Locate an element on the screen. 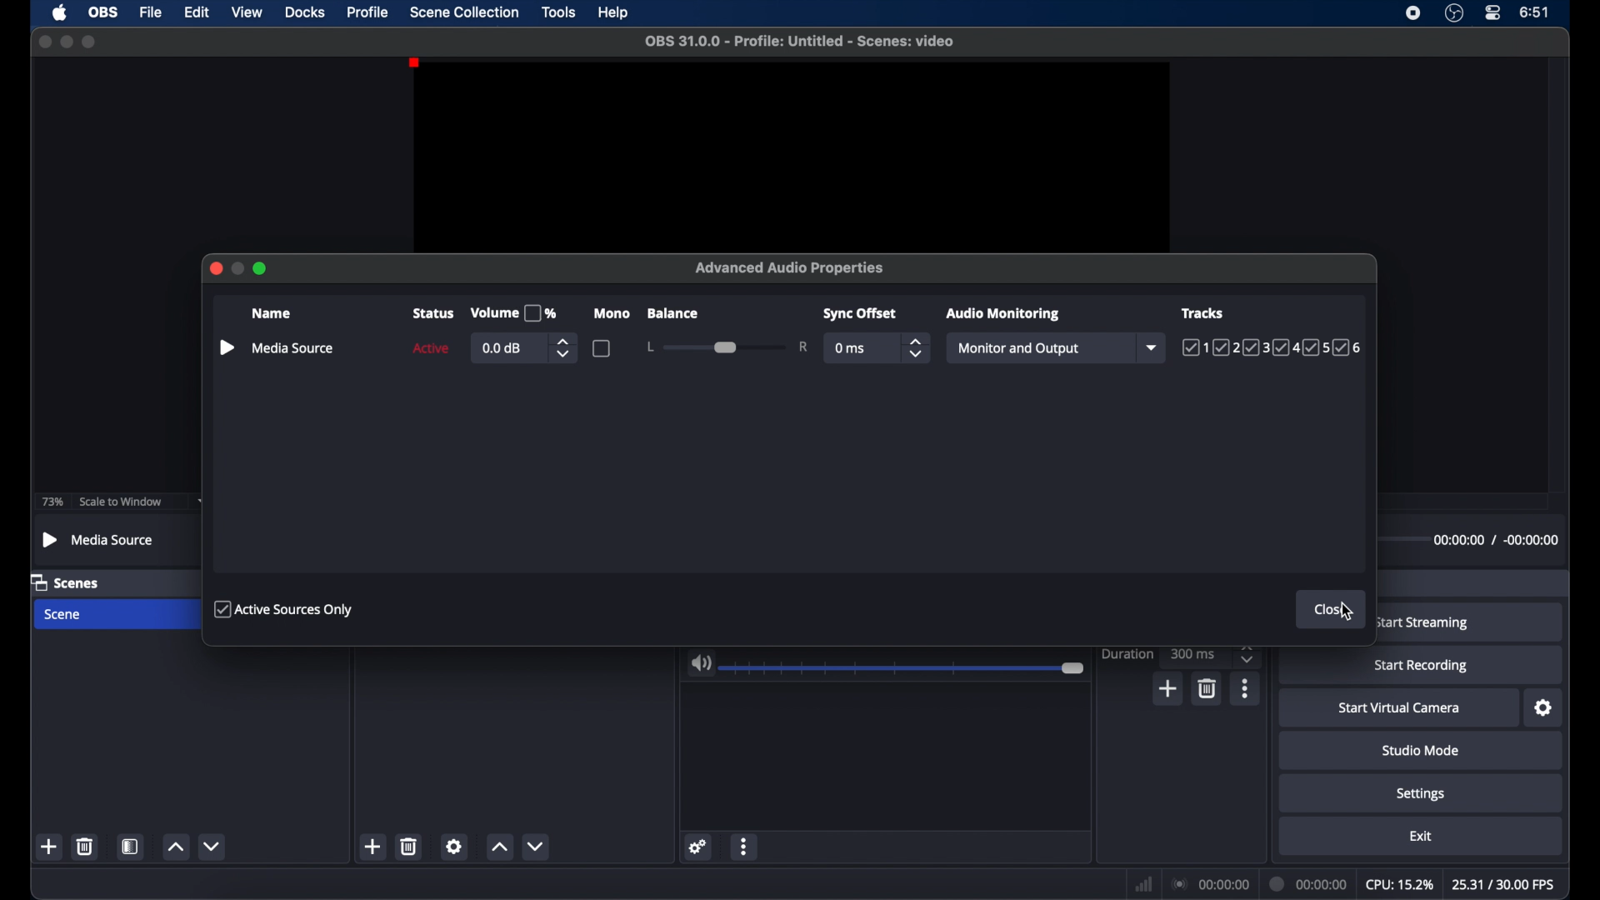 This screenshot has width=1600, height=900. balance is located at coordinates (674, 313).